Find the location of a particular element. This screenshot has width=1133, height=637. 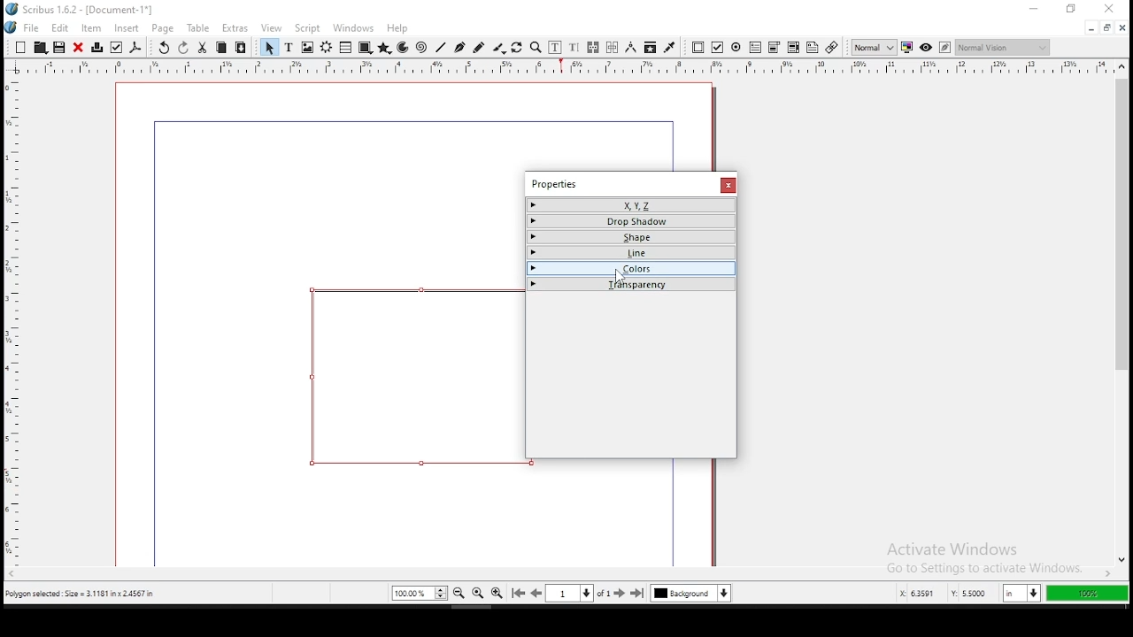

zoom in or out is located at coordinates (536, 48).